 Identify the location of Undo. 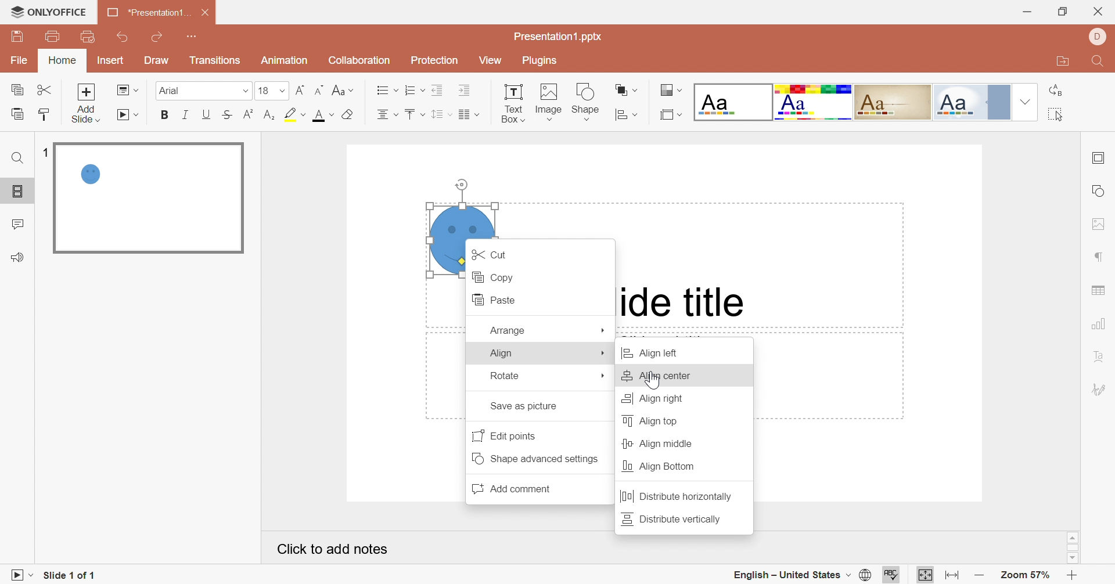
(124, 38).